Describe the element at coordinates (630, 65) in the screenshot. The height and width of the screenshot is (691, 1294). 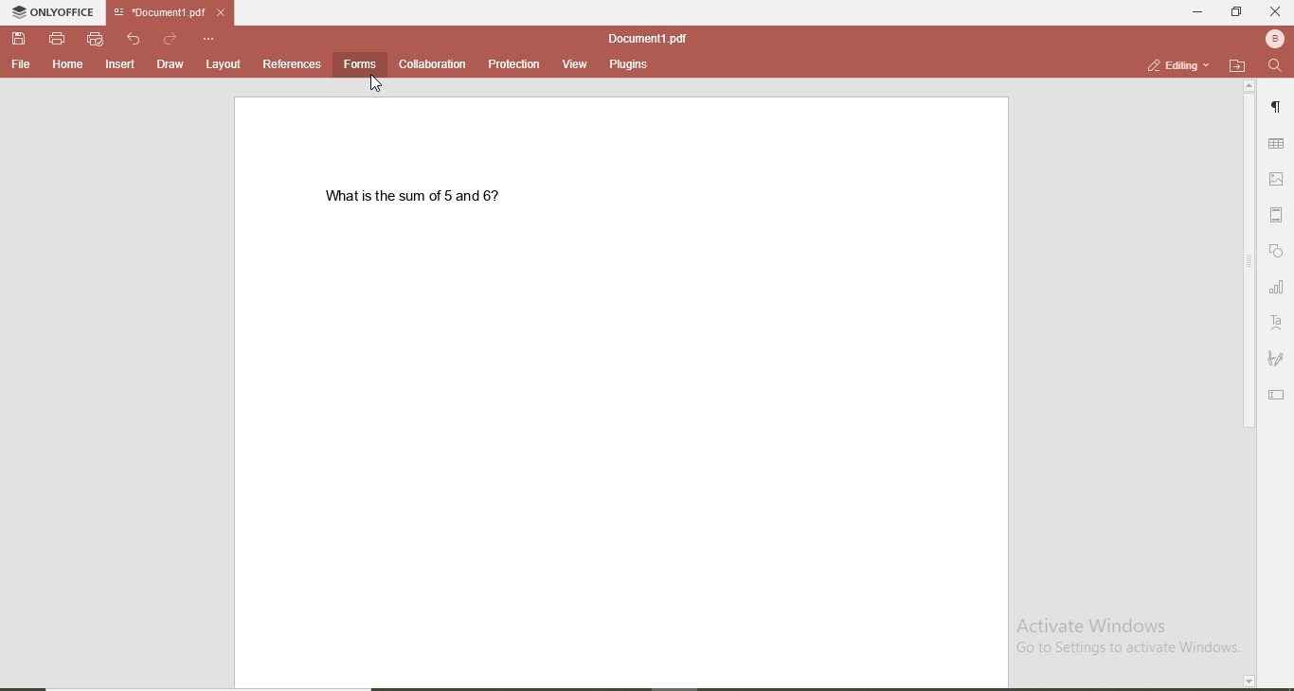
I see `plugins` at that location.